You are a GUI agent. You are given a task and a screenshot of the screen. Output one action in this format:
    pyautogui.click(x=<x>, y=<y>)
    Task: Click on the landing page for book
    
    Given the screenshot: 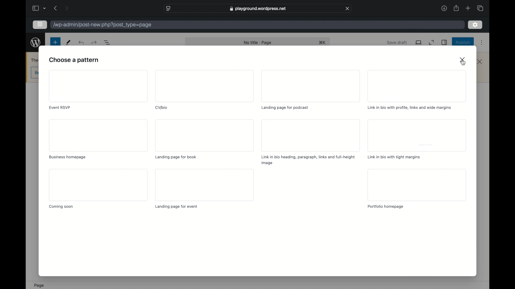 What is the action you would take?
    pyautogui.click(x=176, y=157)
    